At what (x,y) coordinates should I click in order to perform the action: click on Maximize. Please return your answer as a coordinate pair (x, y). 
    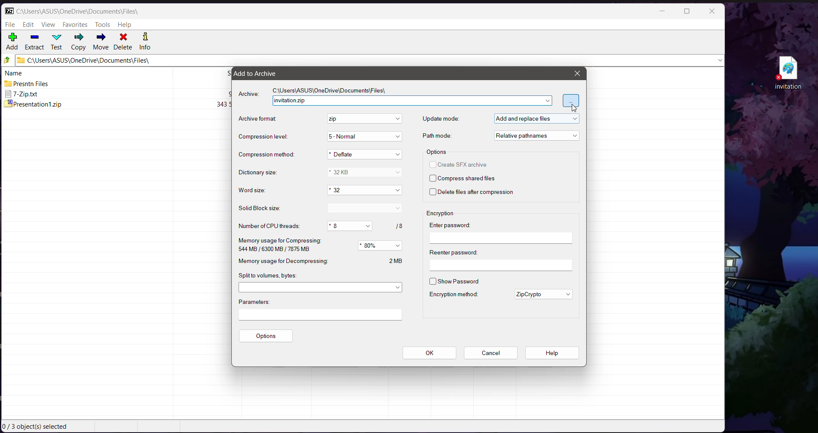
    Looking at the image, I should click on (686, 12).